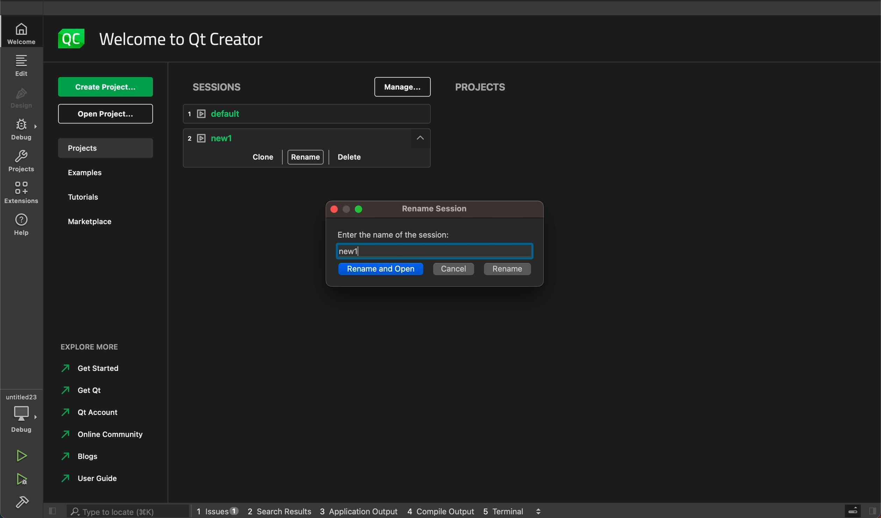 Image resolution: width=881 pixels, height=518 pixels. Describe the element at coordinates (453, 270) in the screenshot. I see `cancel` at that location.